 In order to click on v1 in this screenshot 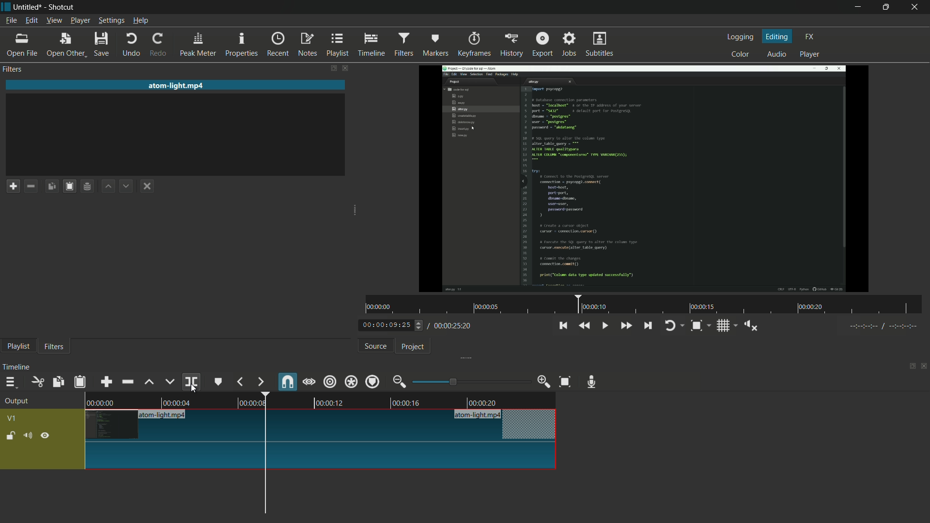, I will do `click(11, 418)`.